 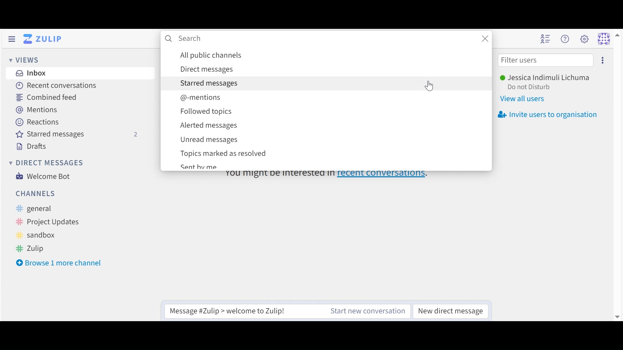 I want to click on Direct messages, so click(x=46, y=162).